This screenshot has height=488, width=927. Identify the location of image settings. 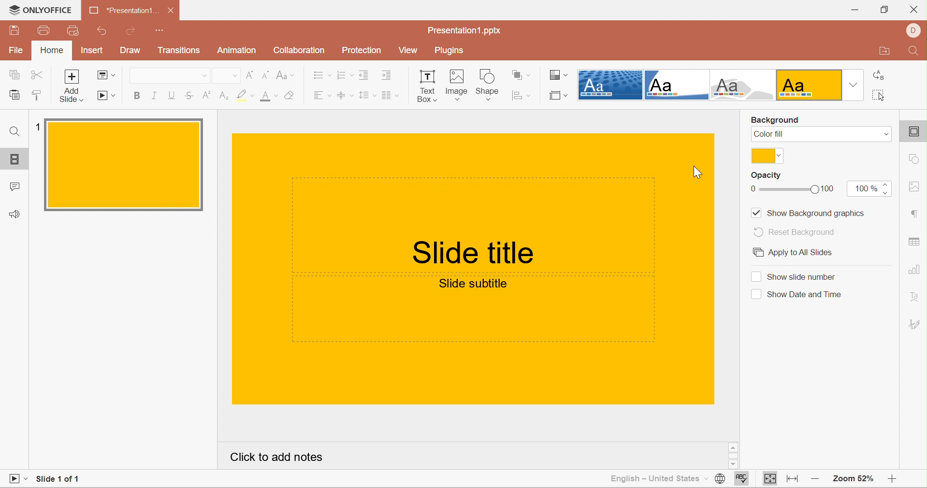
(916, 187).